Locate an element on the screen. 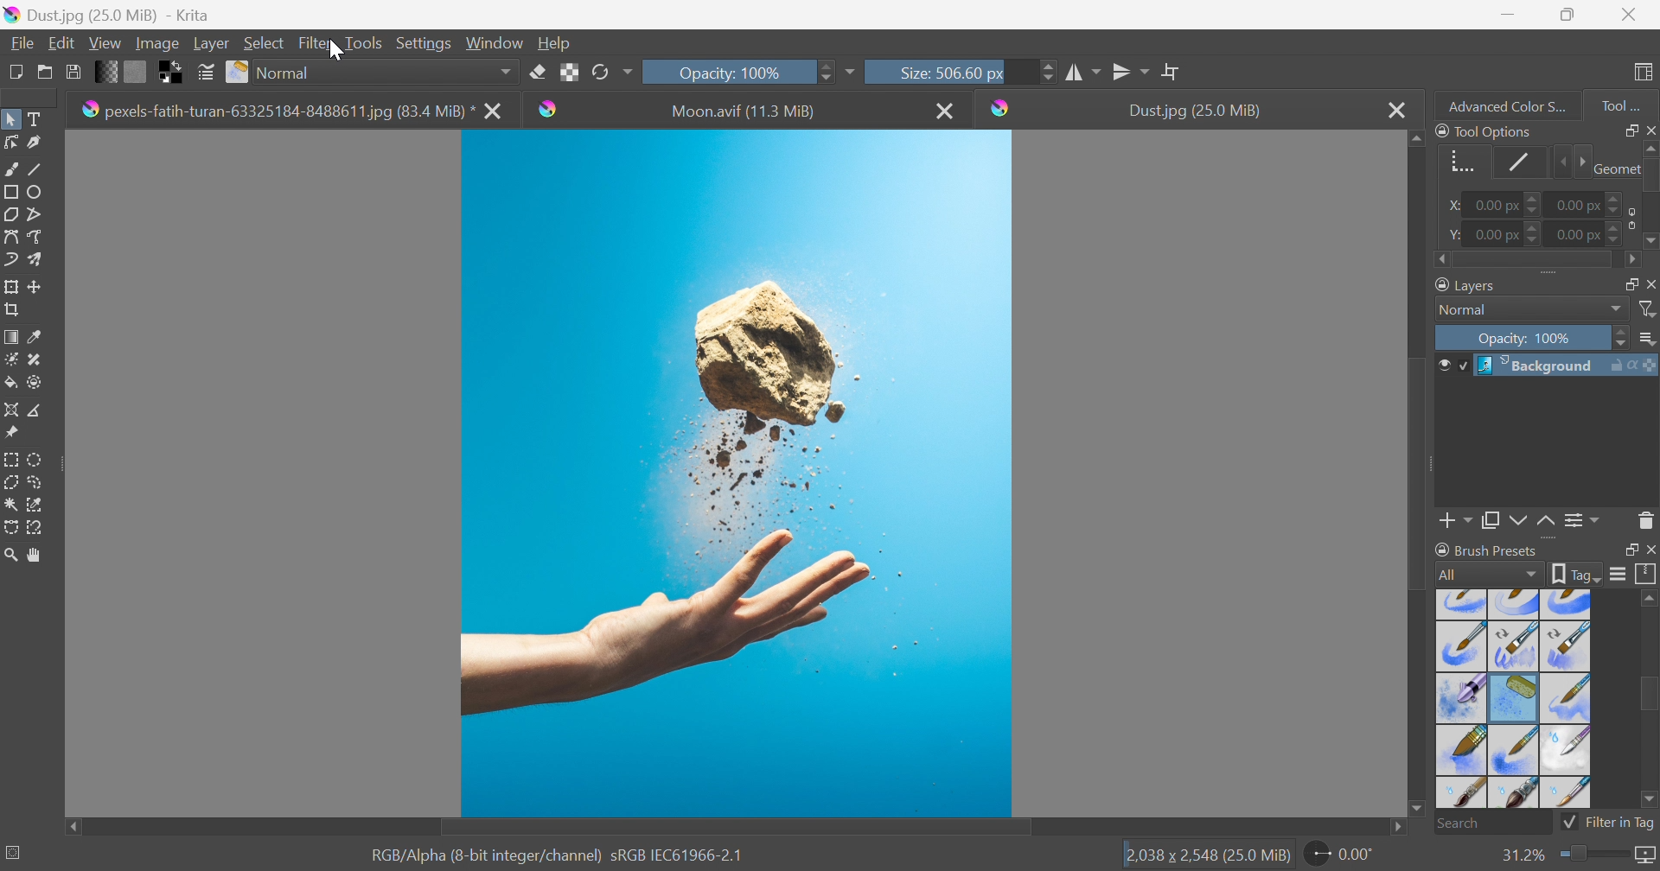 This screenshot has width=1660, height=871. Slider is located at coordinates (1650, 196).